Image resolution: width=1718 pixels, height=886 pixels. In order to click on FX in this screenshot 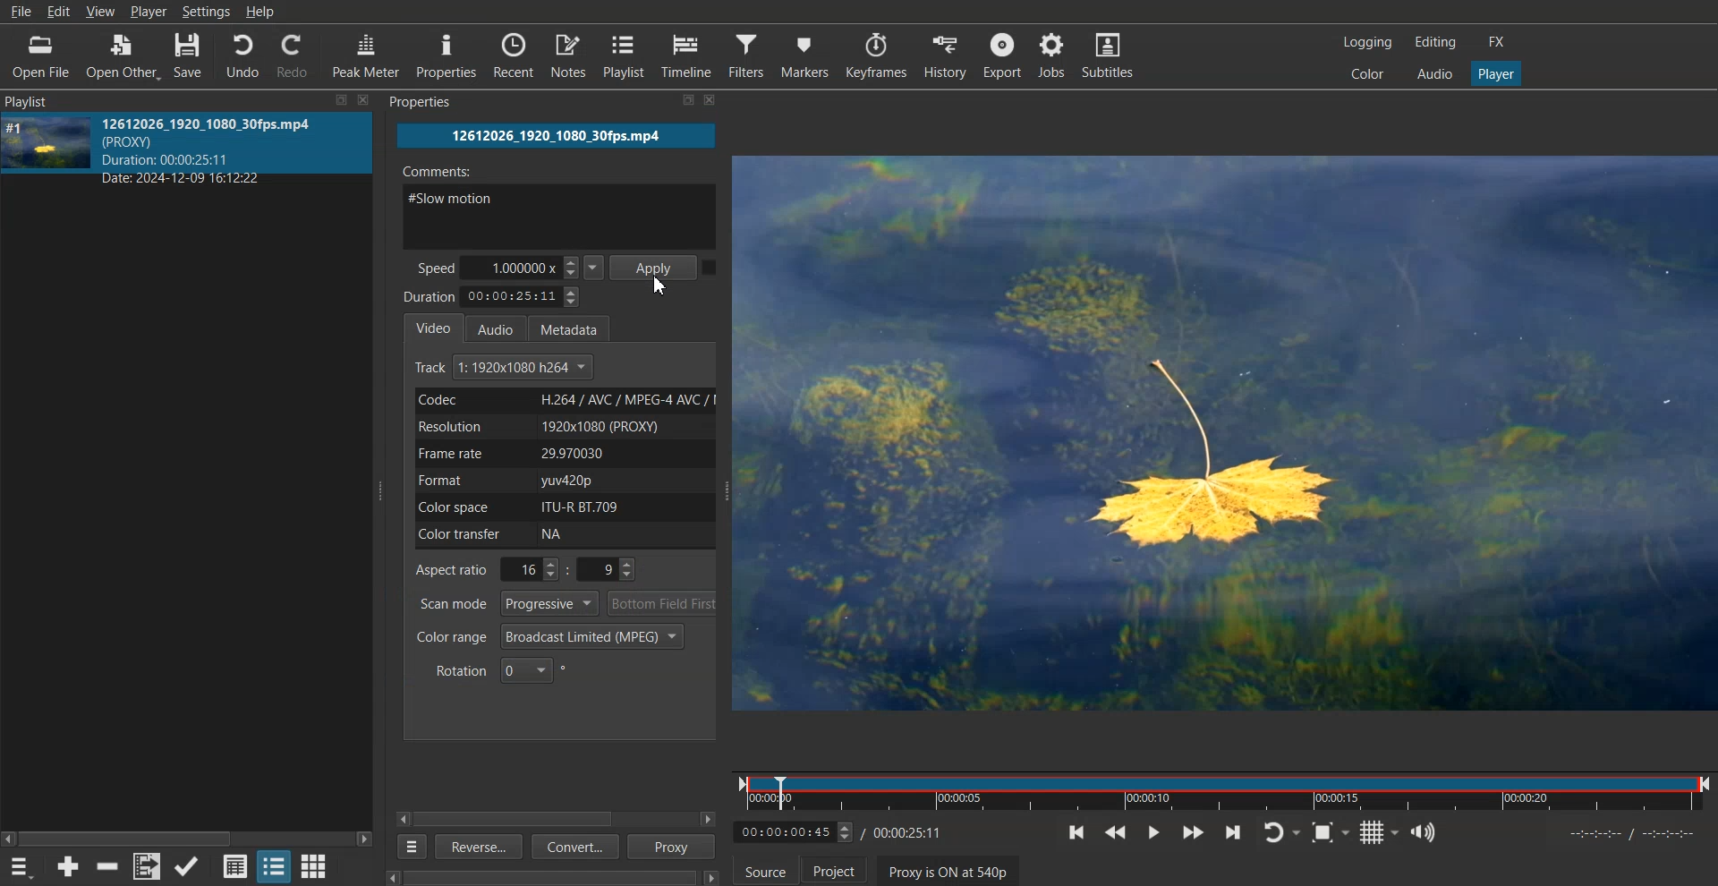, I will do `click(1499, 43)`.